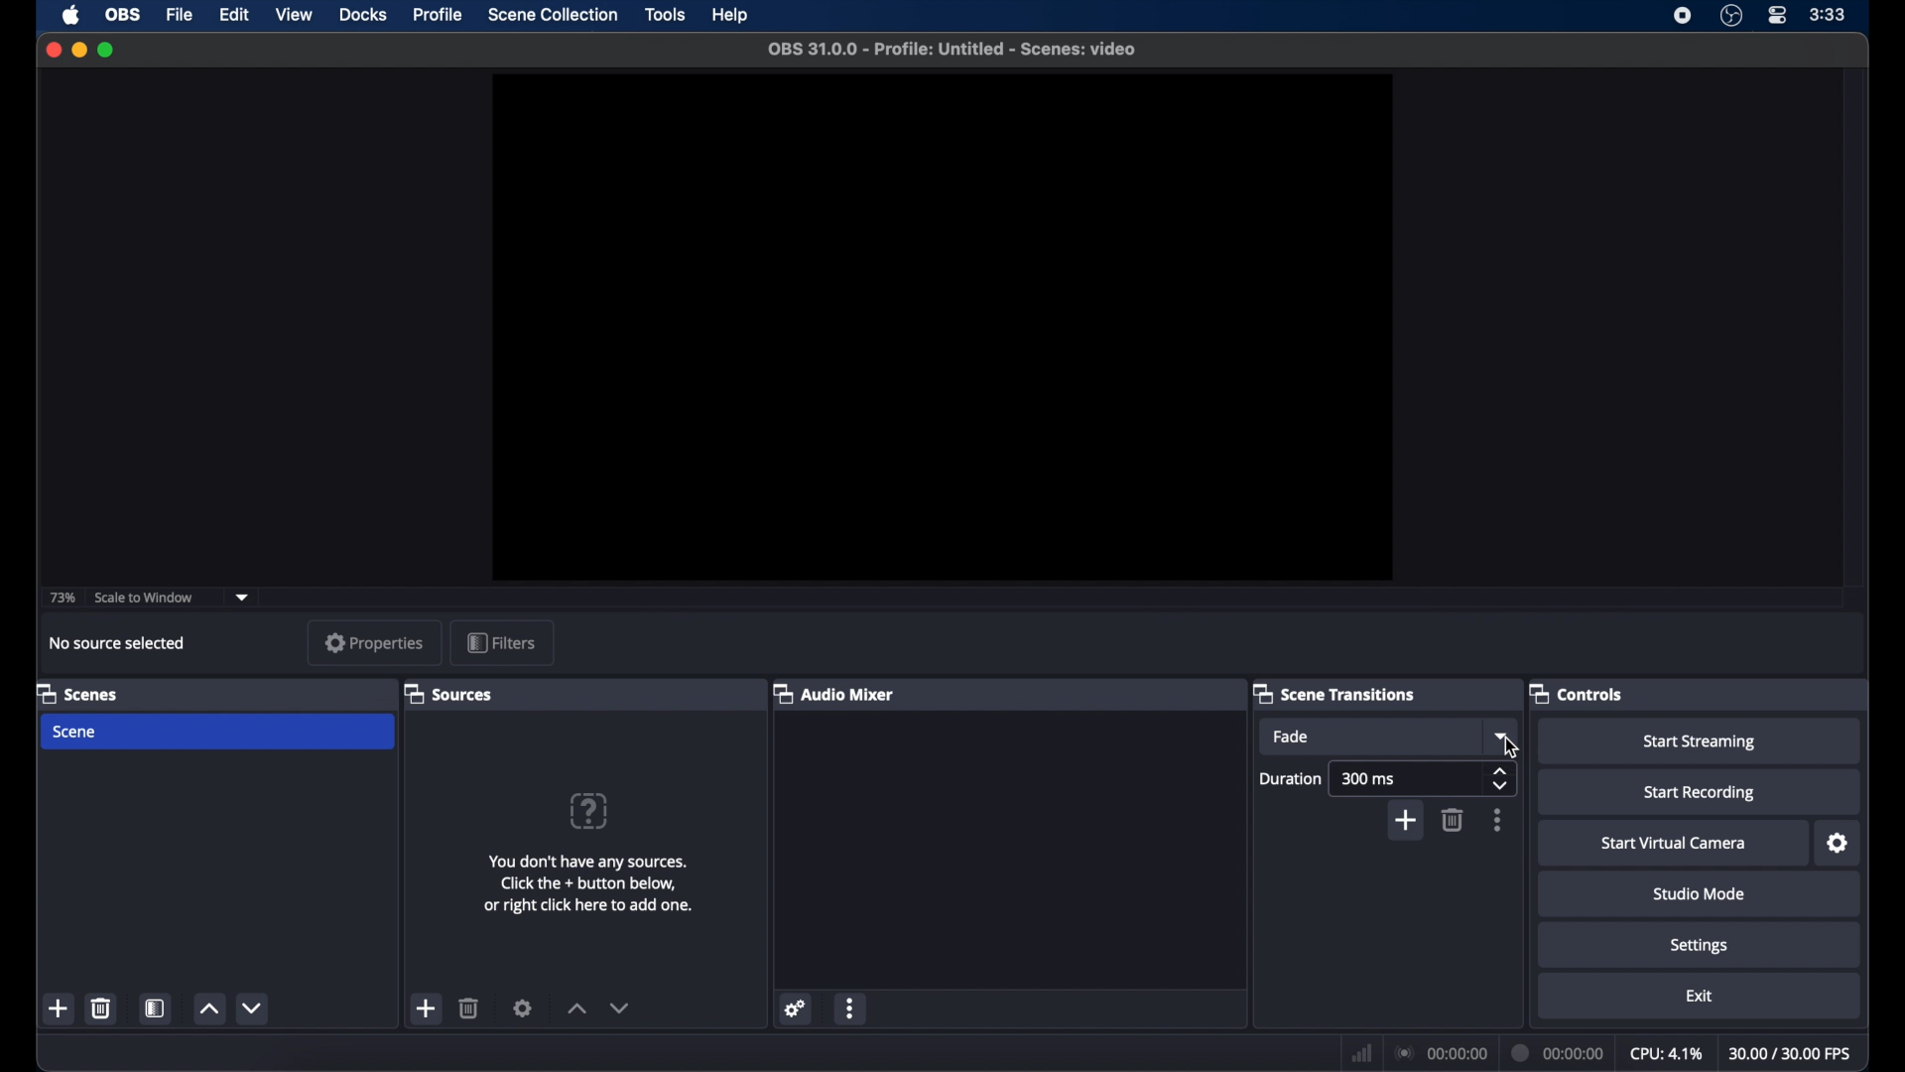  I want to click on preview, so click(941, 328).